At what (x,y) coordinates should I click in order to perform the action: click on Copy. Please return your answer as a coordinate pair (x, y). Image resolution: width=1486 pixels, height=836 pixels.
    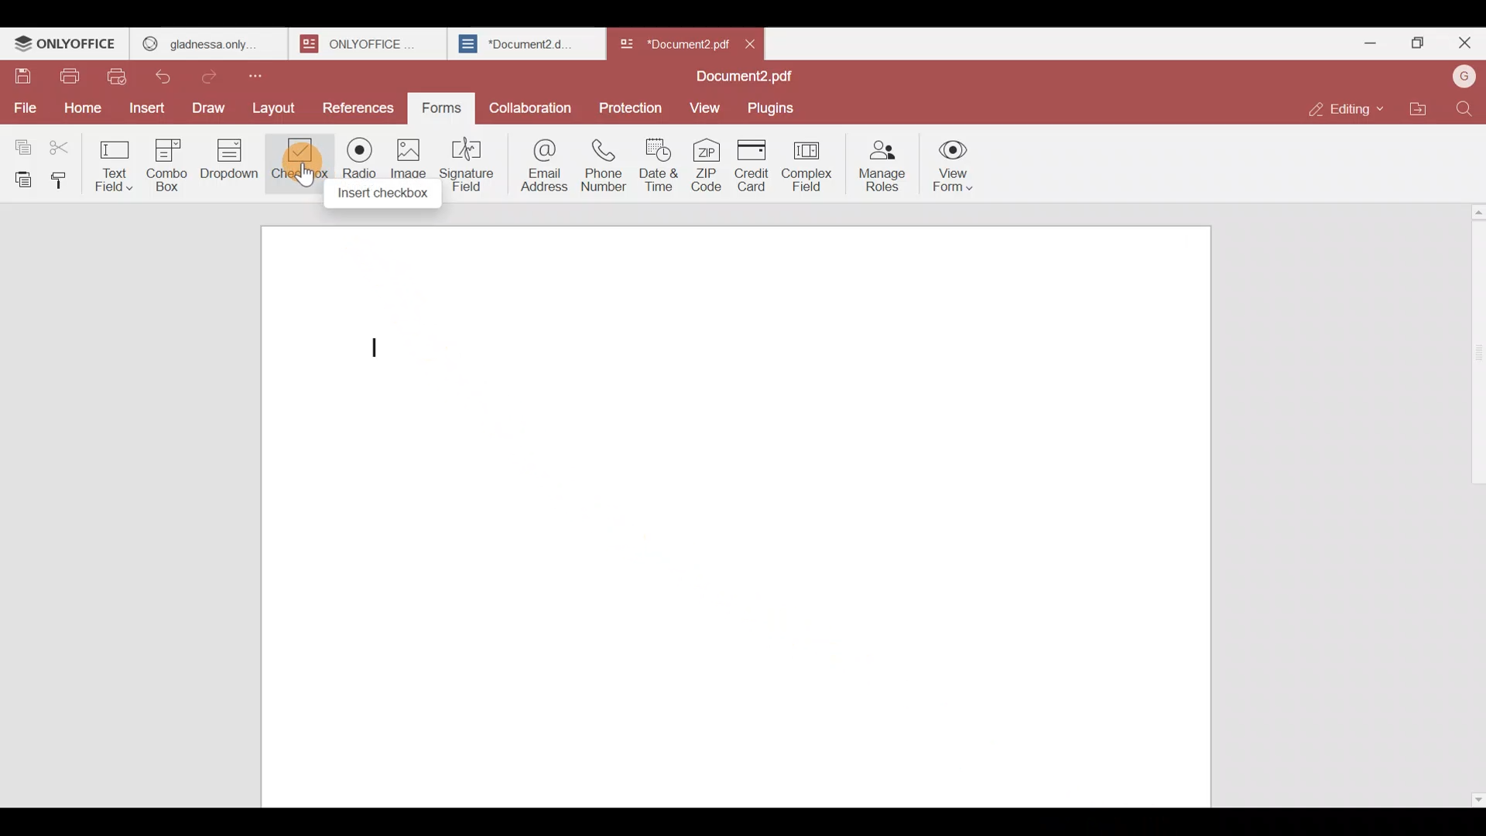
    Looking at the image, I should click on (20, 143).